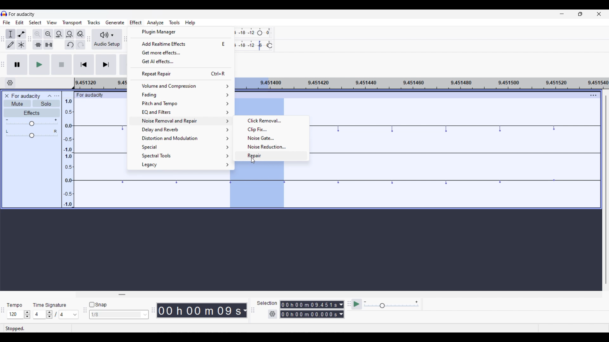  What do you see at coordinates (57, 96) in the screenshot?
I see `Open menu` at bounding box center [57, 96].